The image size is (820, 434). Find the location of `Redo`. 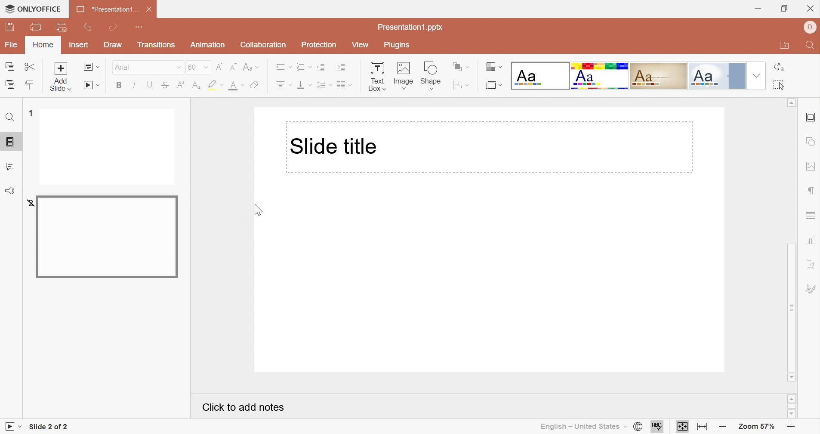

Redo is located at coordinates (112, 29).